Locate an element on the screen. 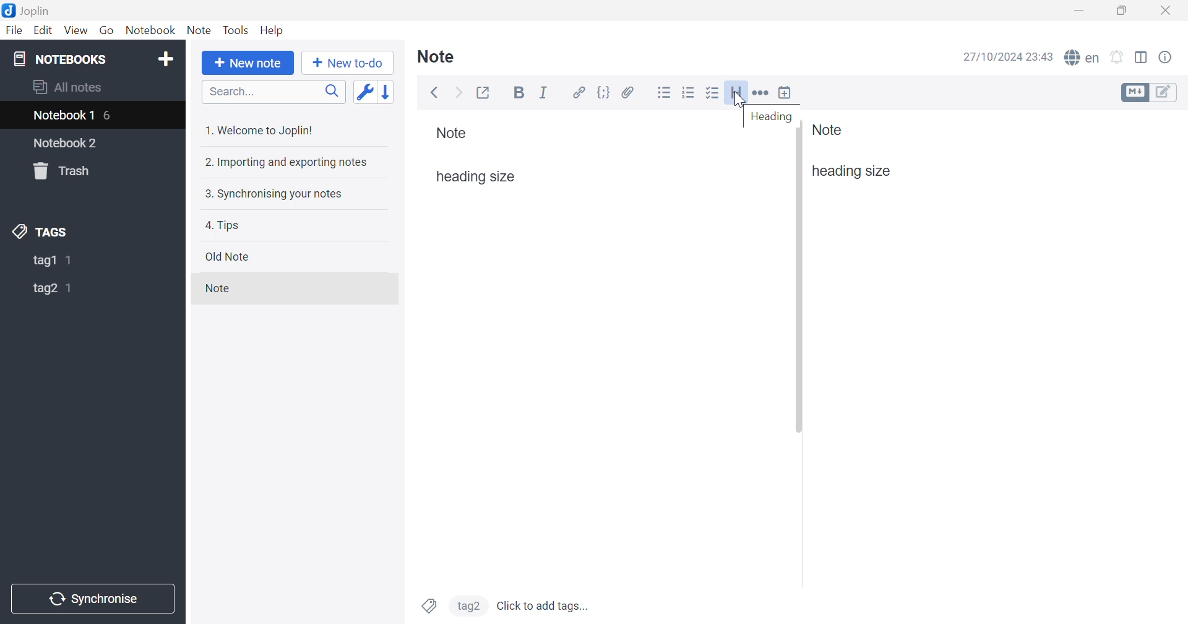 Image resolution: width=1188 pixels, height=624 pixels. Forward is located at coordinates (458, 93).